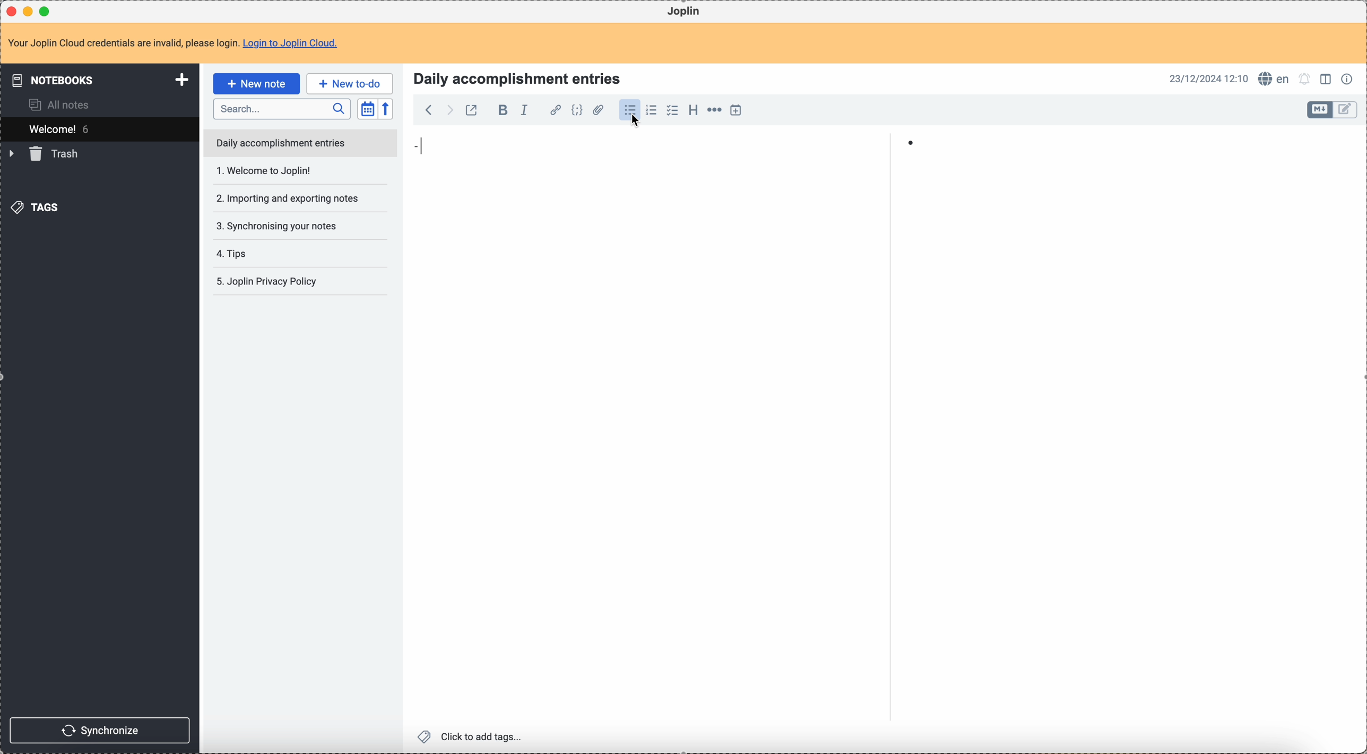 The image size is (1367, 754). Describe the element at coordinates (630, 111) in the screenshot. I see `bulleted list` at that location.